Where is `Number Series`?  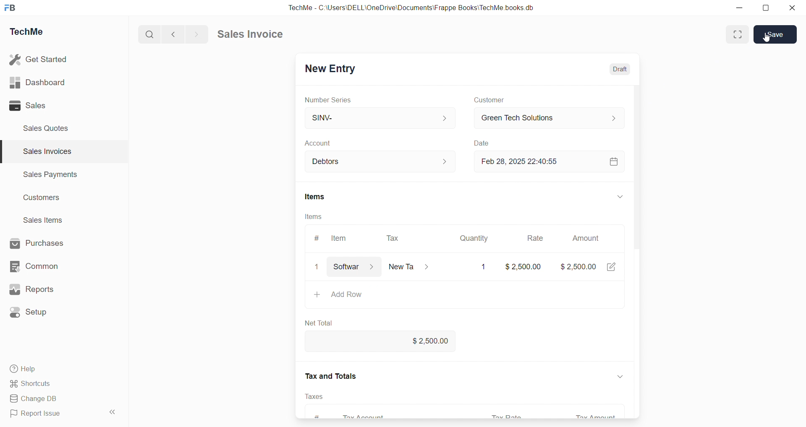 Number Series is located at coordinates (328, 100).